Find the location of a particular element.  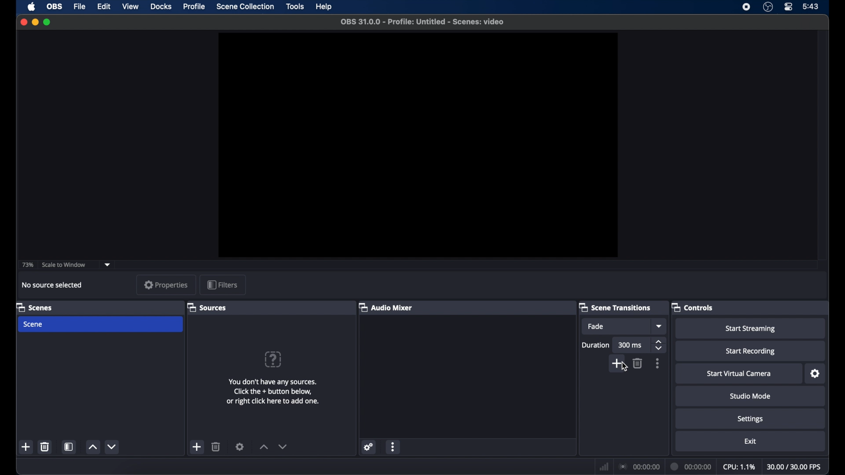

settings is located at coordinates (750, 419).